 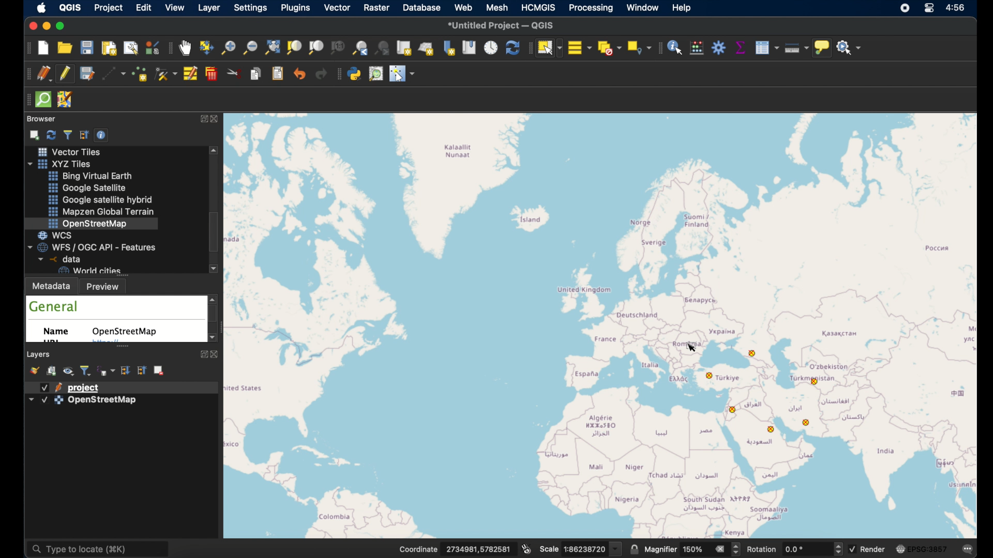 I want to click on vertex tool, so click(x=166, y=73).